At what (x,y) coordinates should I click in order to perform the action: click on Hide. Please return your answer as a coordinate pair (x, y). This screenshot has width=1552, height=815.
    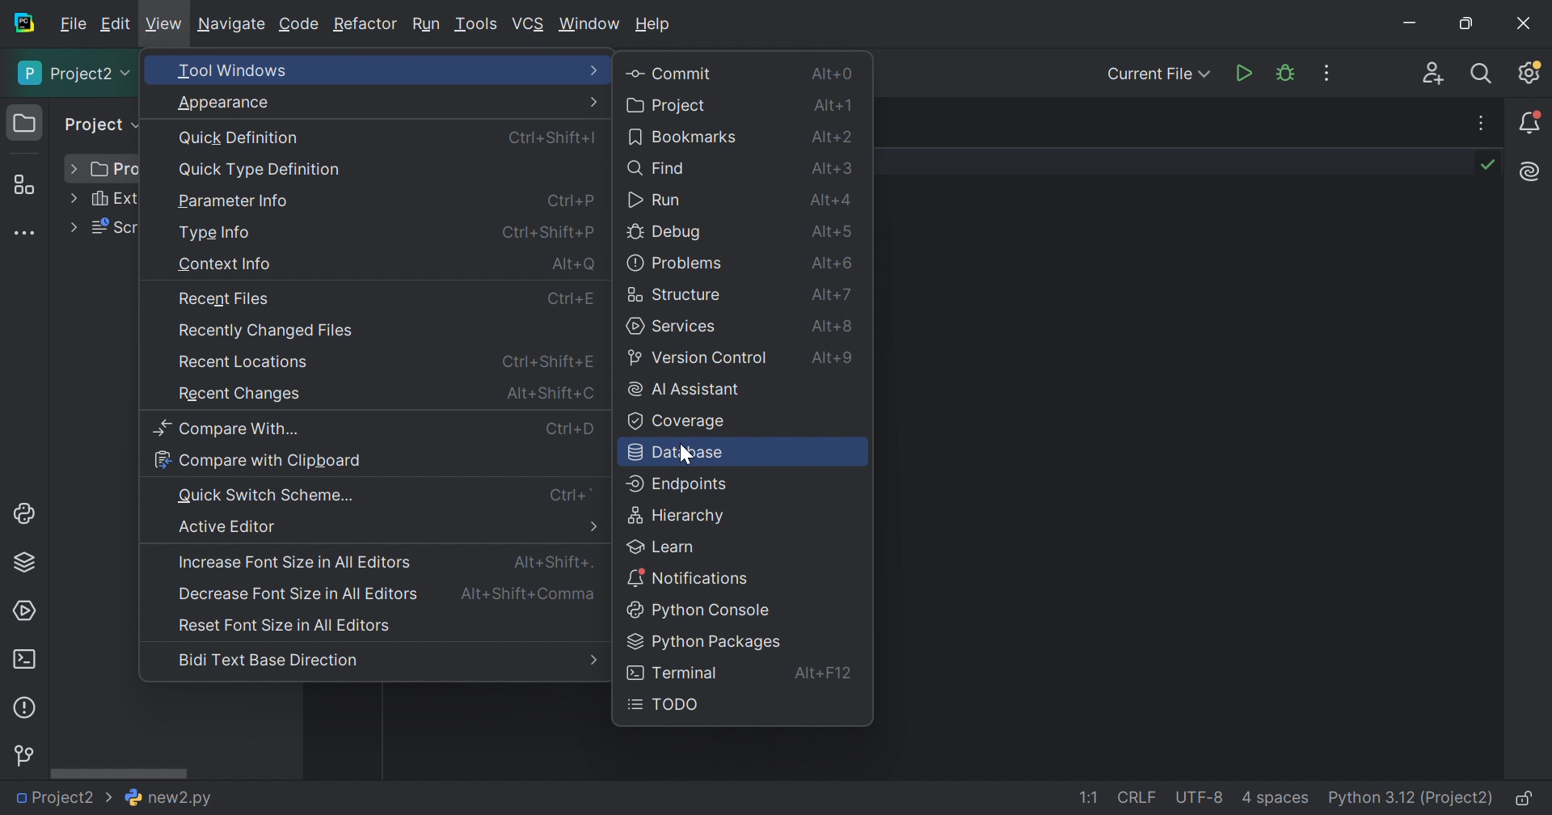
    Looking at the image, I should click on (1485, 124).